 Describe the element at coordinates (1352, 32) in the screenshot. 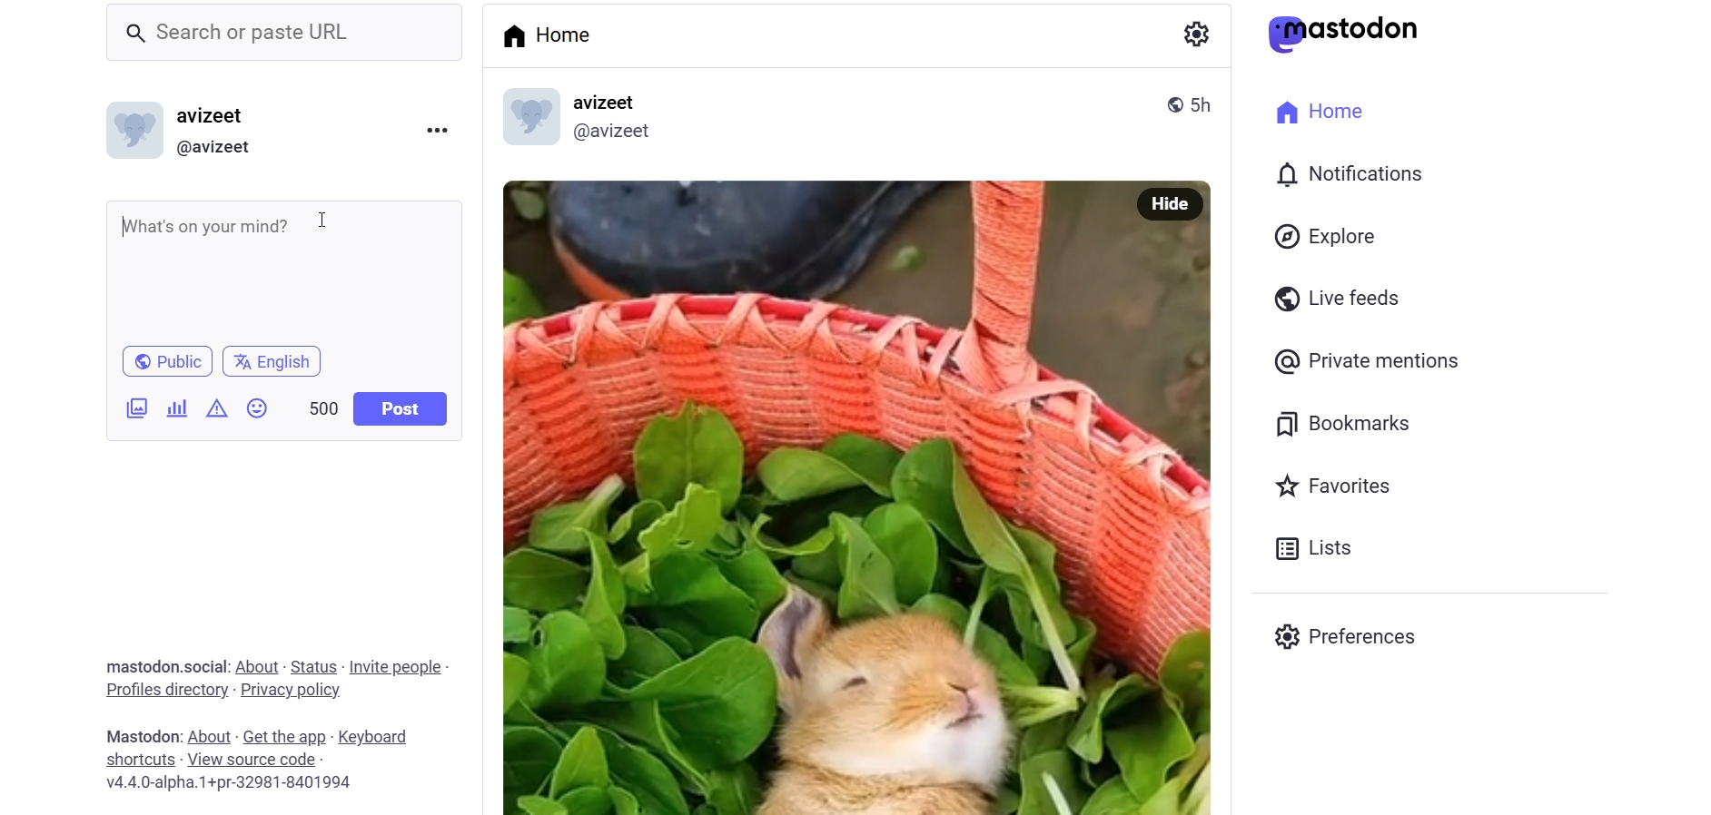

I see `mastodon` at that location.